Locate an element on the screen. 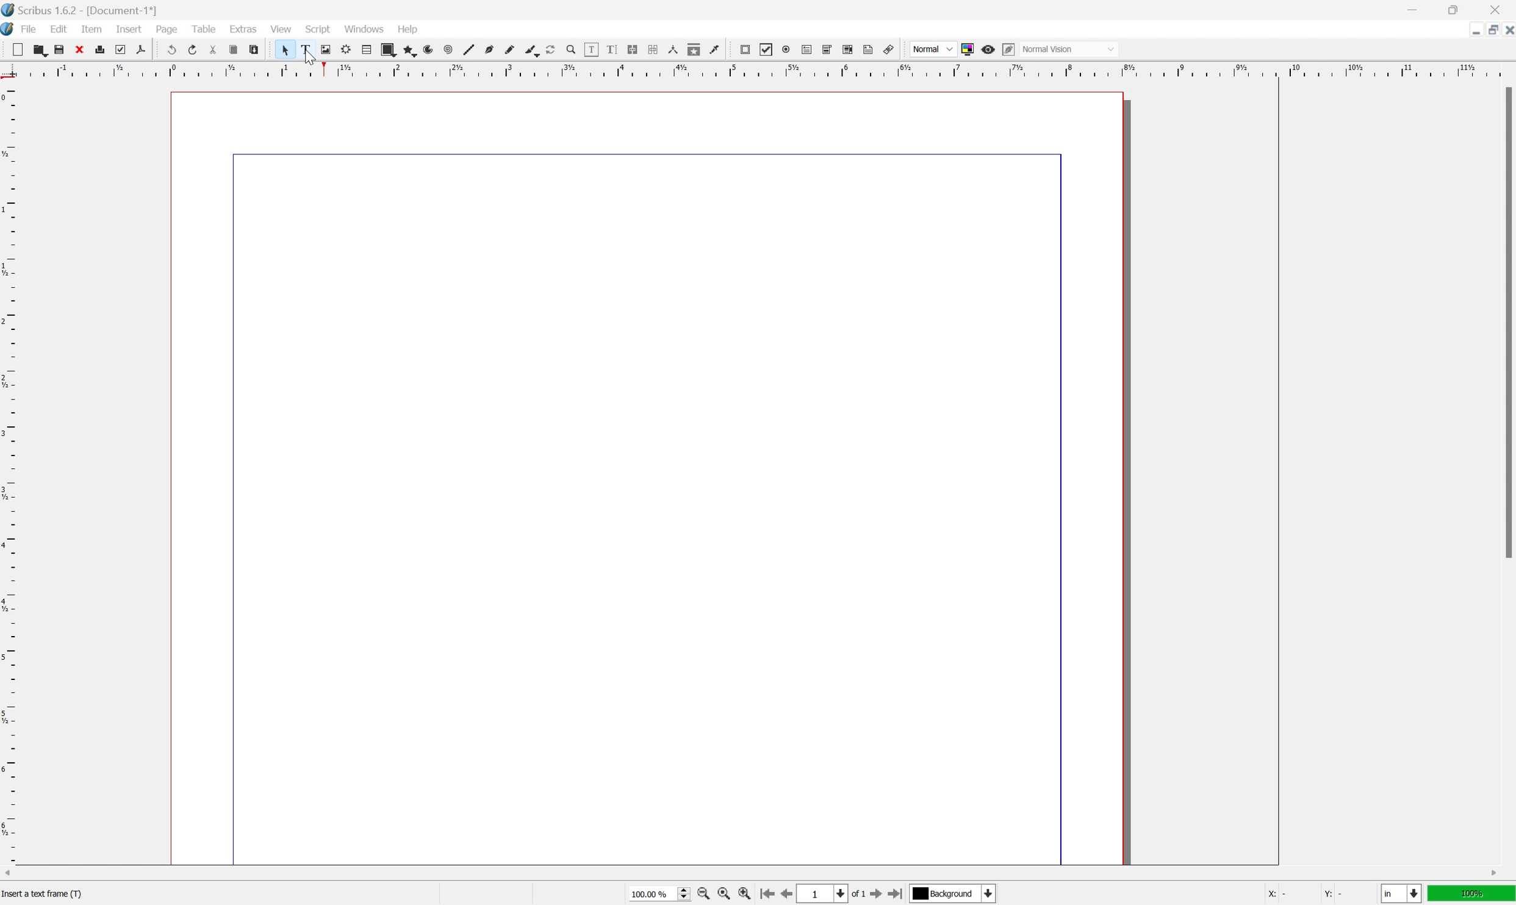 Image resolution: width=1516 pixels, height=905 pixels. pdf list box is located at coordinates (847, 49).